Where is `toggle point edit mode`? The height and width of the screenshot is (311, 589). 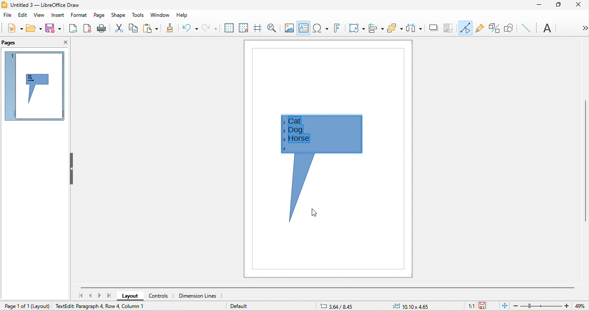 toggle point edit mode is located at coordinates (465, 28).